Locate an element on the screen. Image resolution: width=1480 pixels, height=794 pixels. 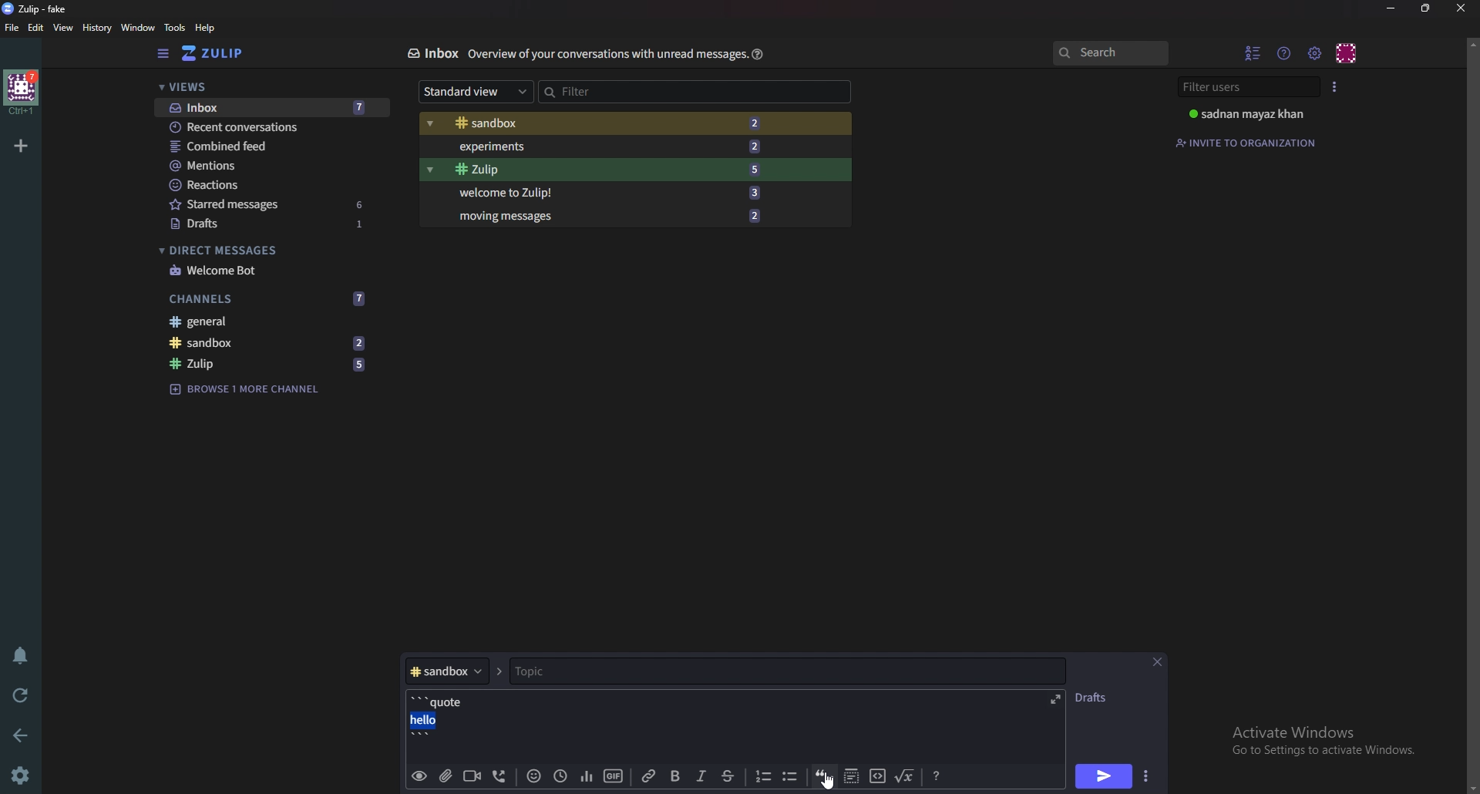
search is located at coordinates (1111, 54).